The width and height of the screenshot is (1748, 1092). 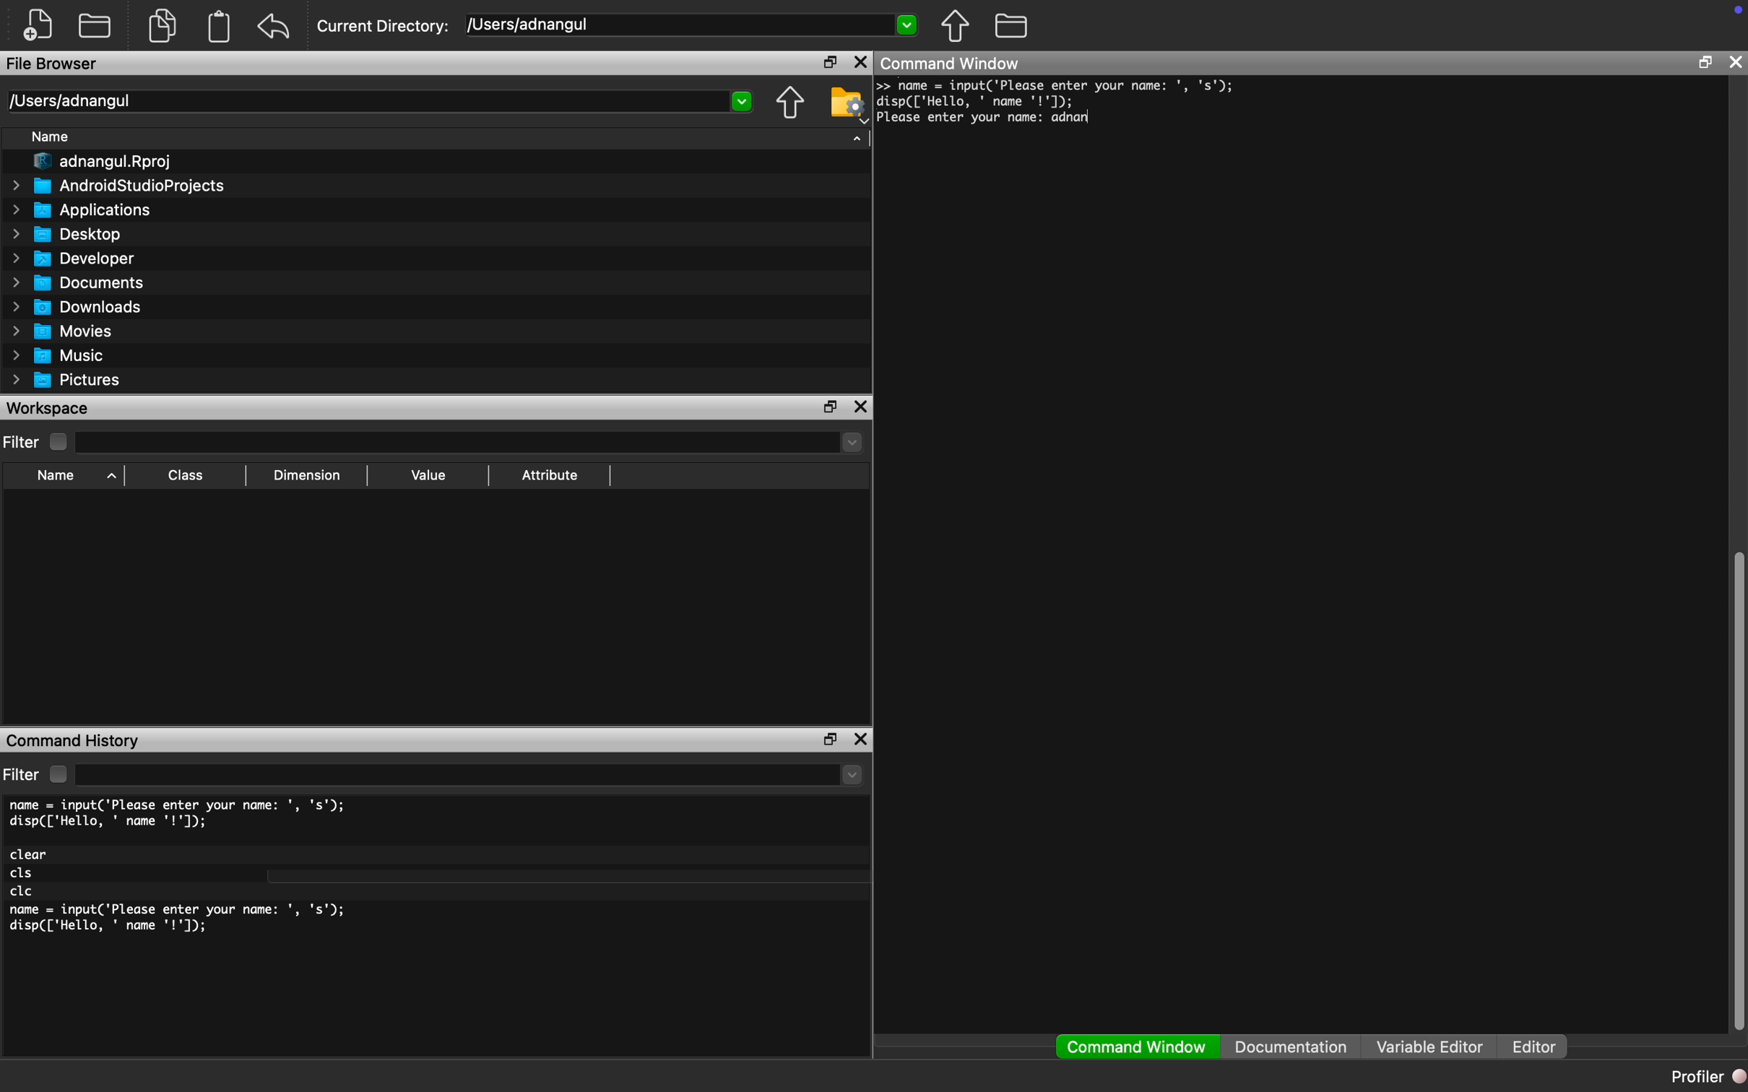 What do you see at coordinates (847, 105) in the screenshot?
I see `Folder settings` at bounding box center [847, 105].